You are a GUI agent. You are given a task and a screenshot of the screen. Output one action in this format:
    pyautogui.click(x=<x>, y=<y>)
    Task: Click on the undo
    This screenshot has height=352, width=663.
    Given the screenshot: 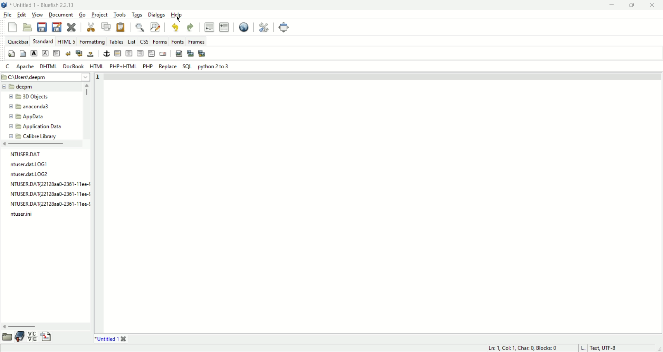 What is the action you would take?
    pyautogui.click(x=175, y=28)
    